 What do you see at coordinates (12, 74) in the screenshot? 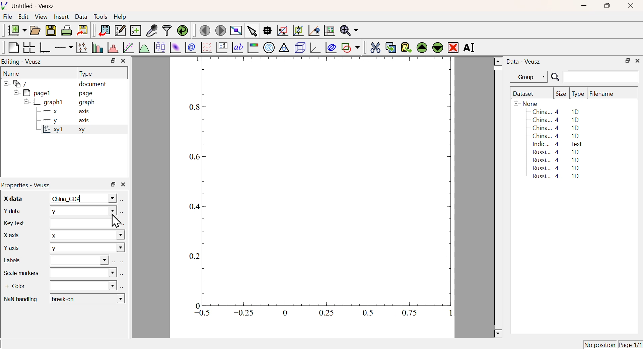
I see `Name` at bounding box center [12, 74].